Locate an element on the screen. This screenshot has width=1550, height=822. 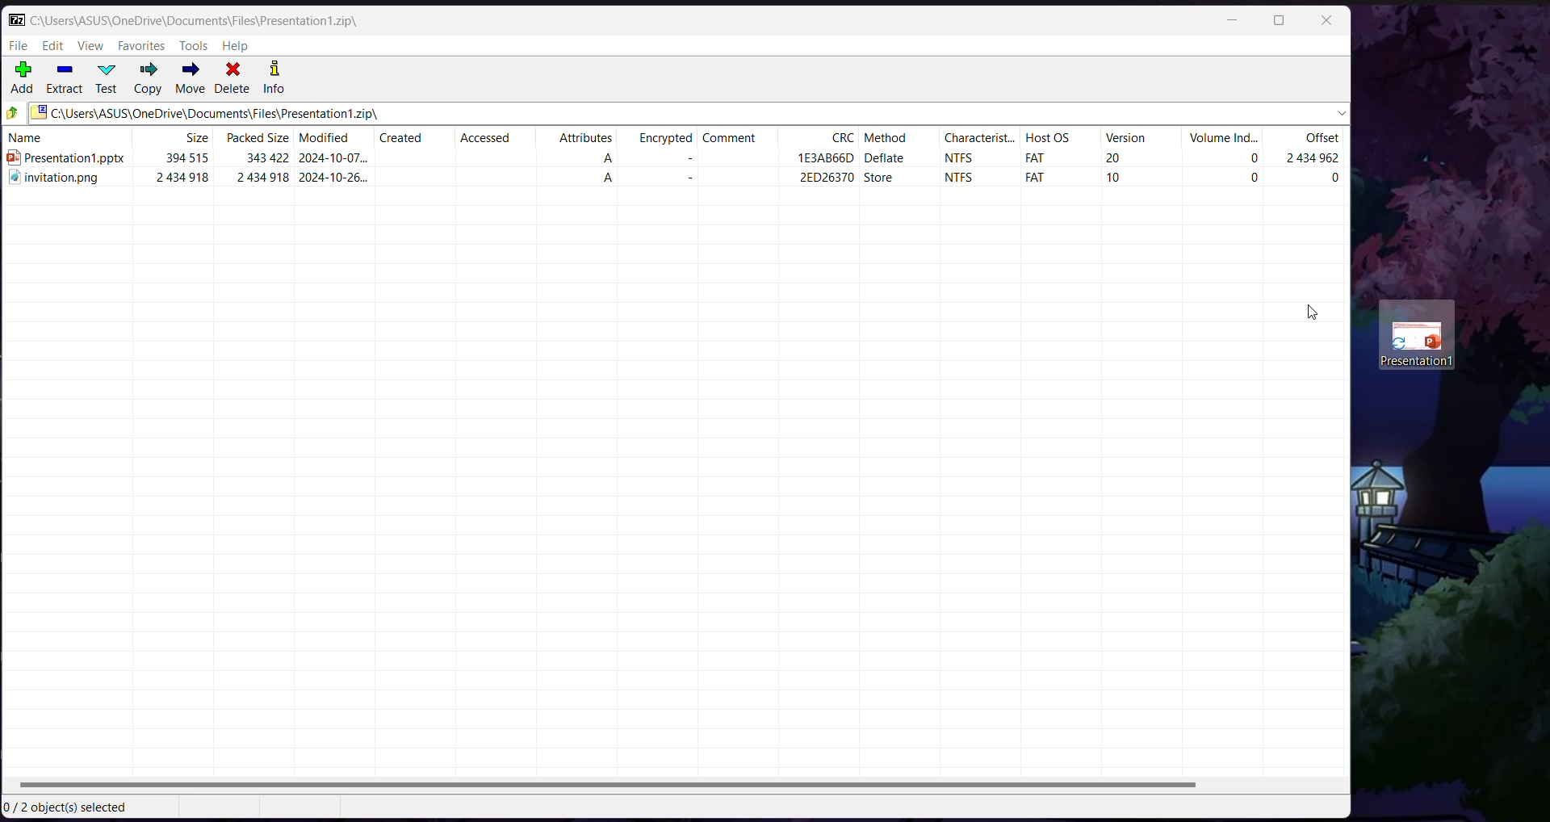
Accessed is located at coordinates (485, 140).